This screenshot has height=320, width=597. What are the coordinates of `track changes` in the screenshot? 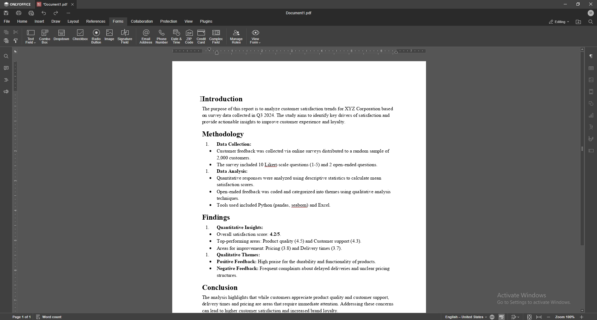 It's located at (516, 317).